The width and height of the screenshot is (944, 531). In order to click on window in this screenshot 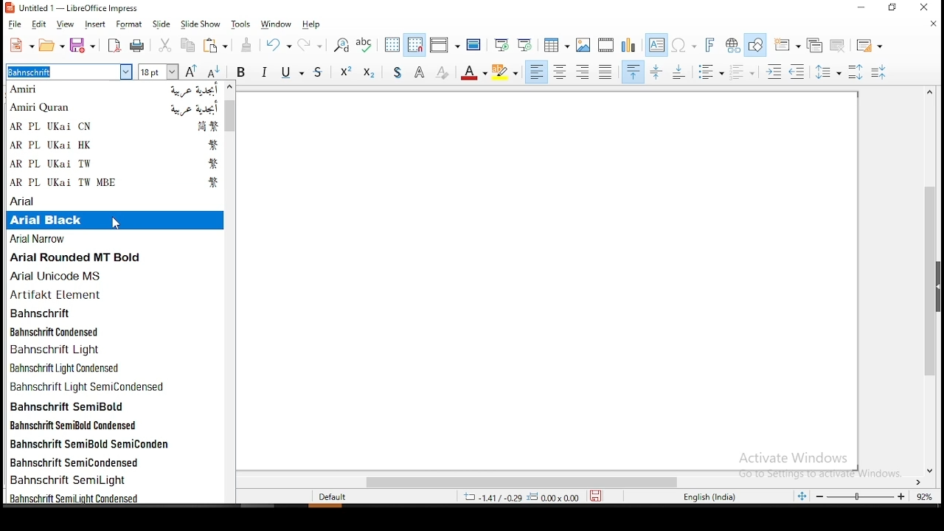, I will do `click(280, 23)`.